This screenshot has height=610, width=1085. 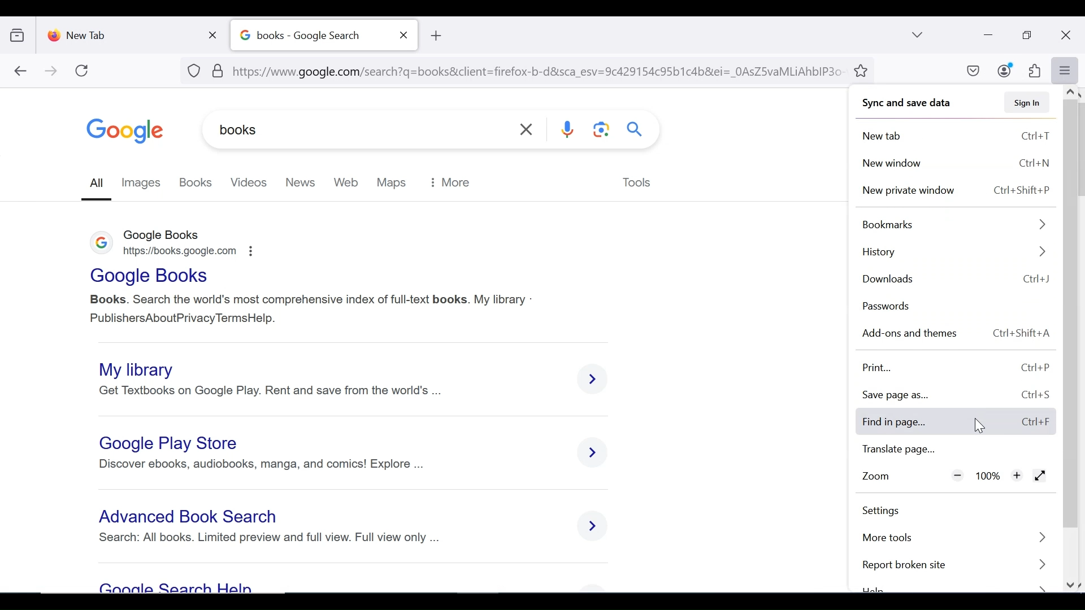 What do you see at coordinates (637, 184) in the screenshot?
I see `tools` at bounding box center [637, 184].